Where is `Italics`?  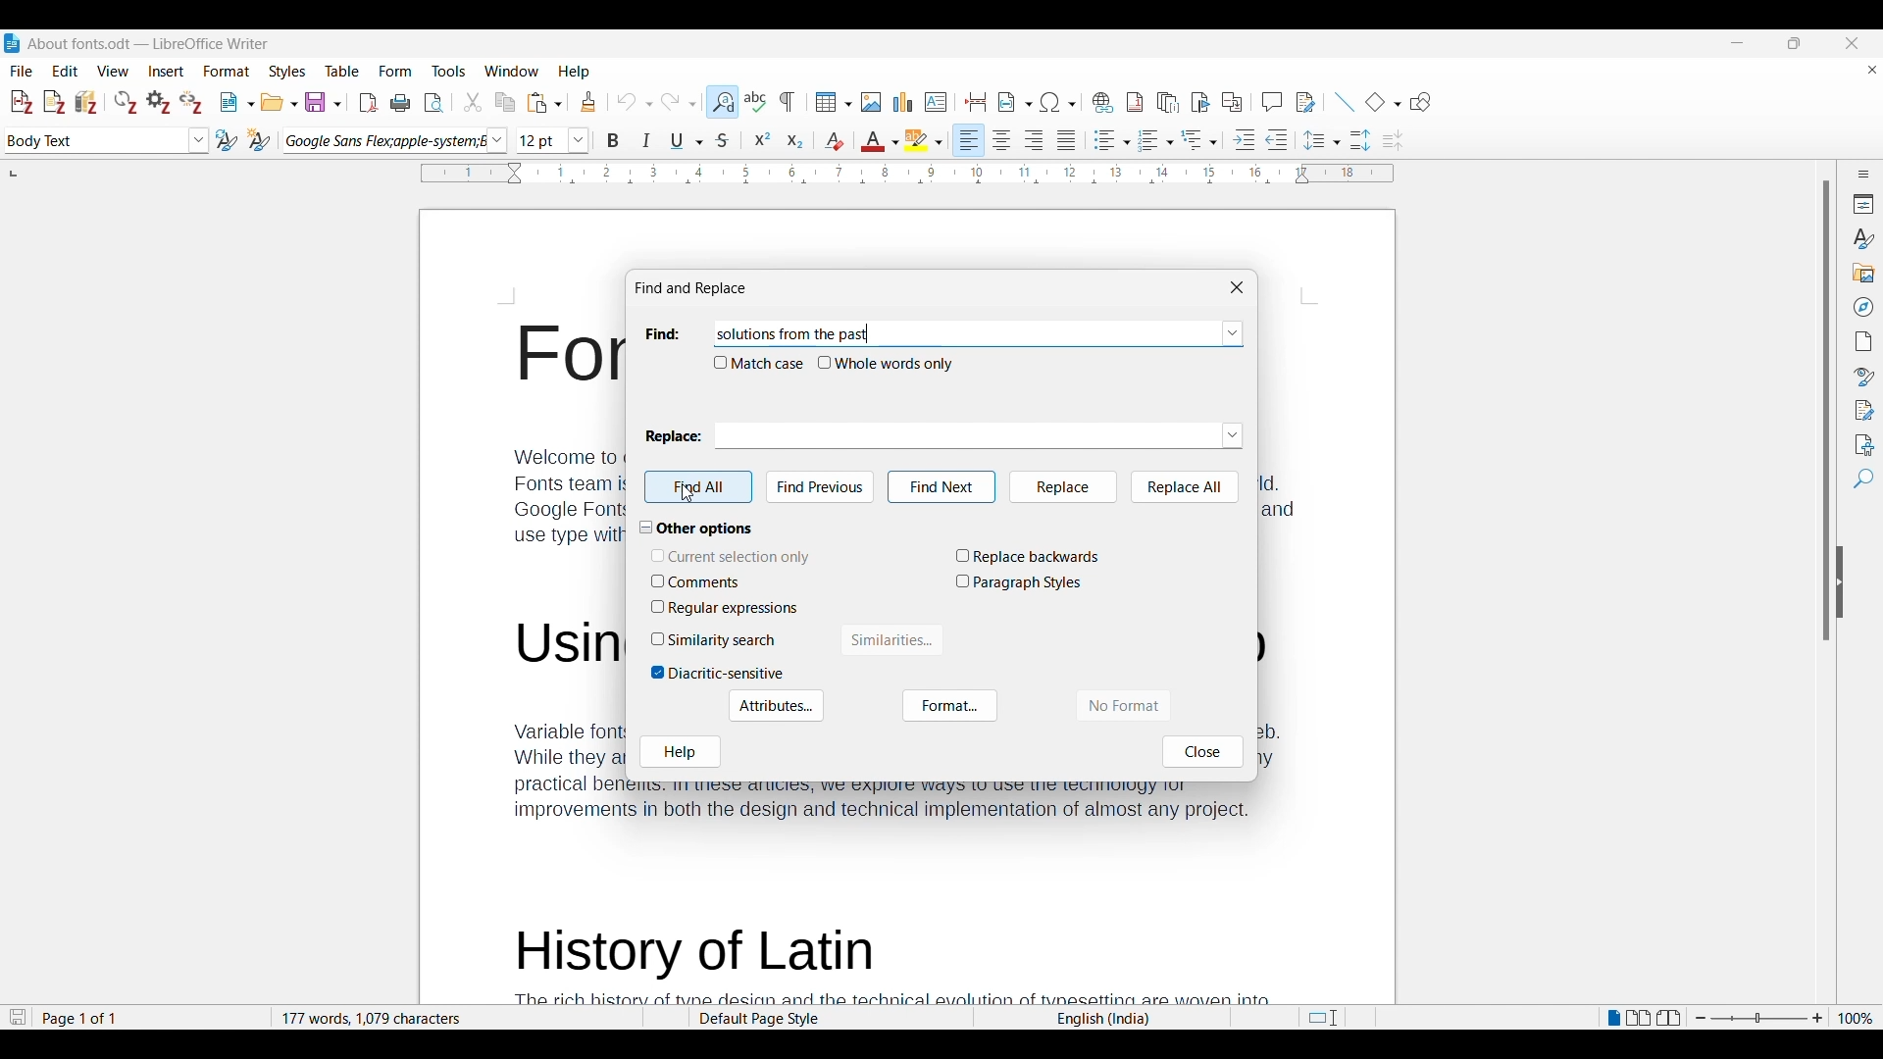 Italics is located at coordinates (647, 140).